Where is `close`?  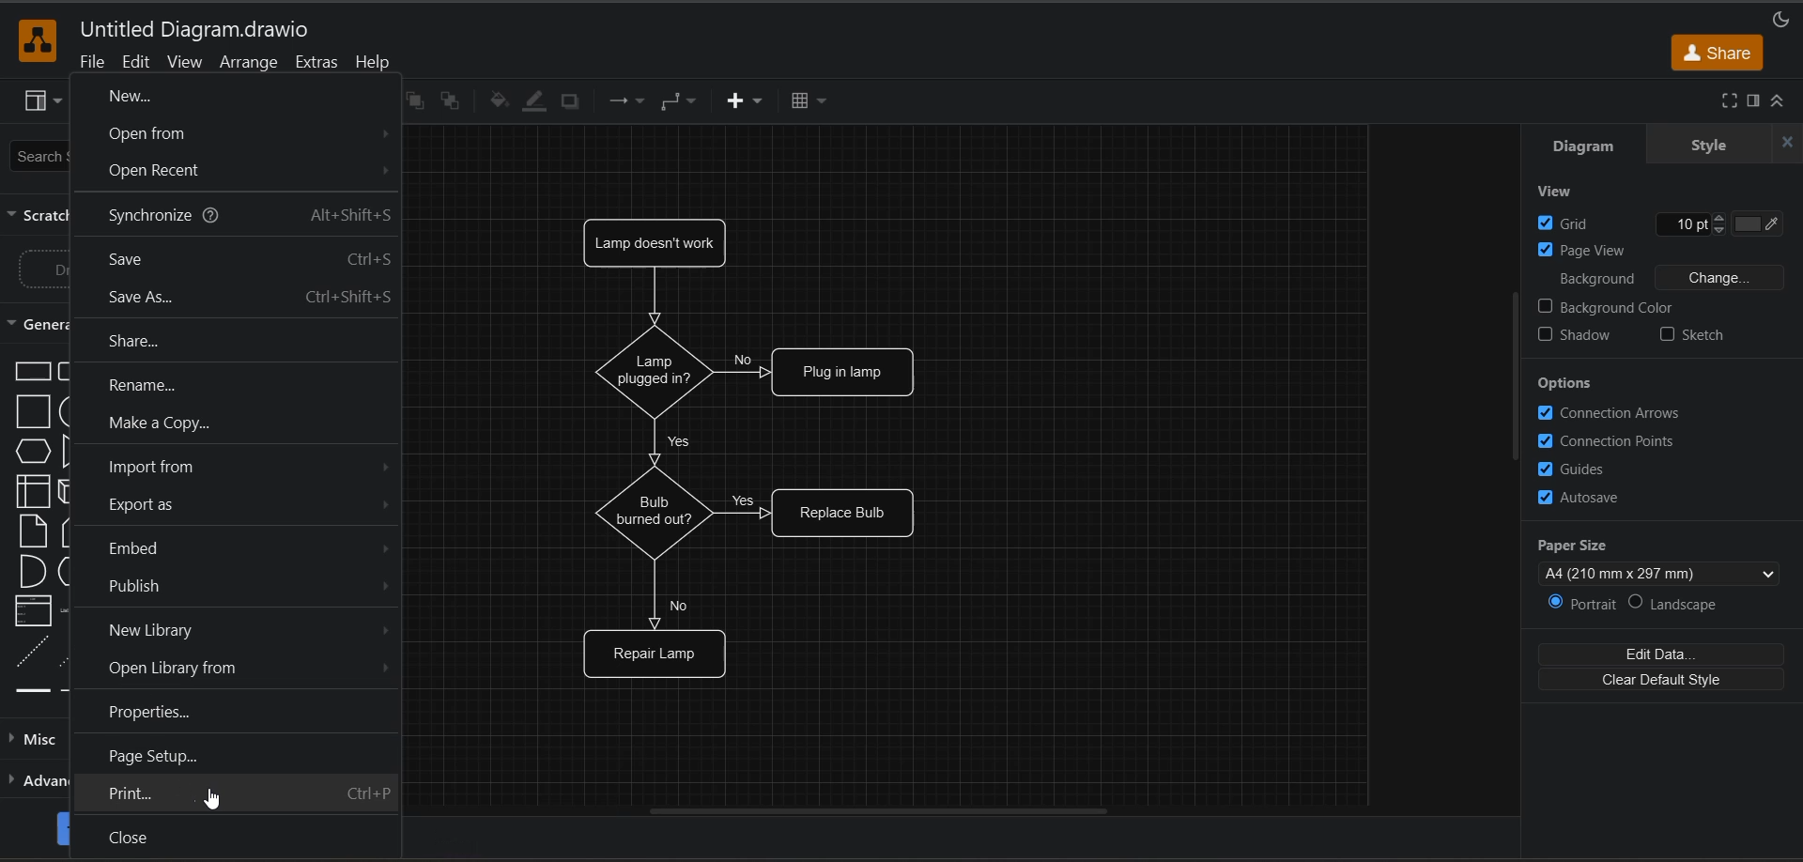 close is located at coordinates (132, 837).